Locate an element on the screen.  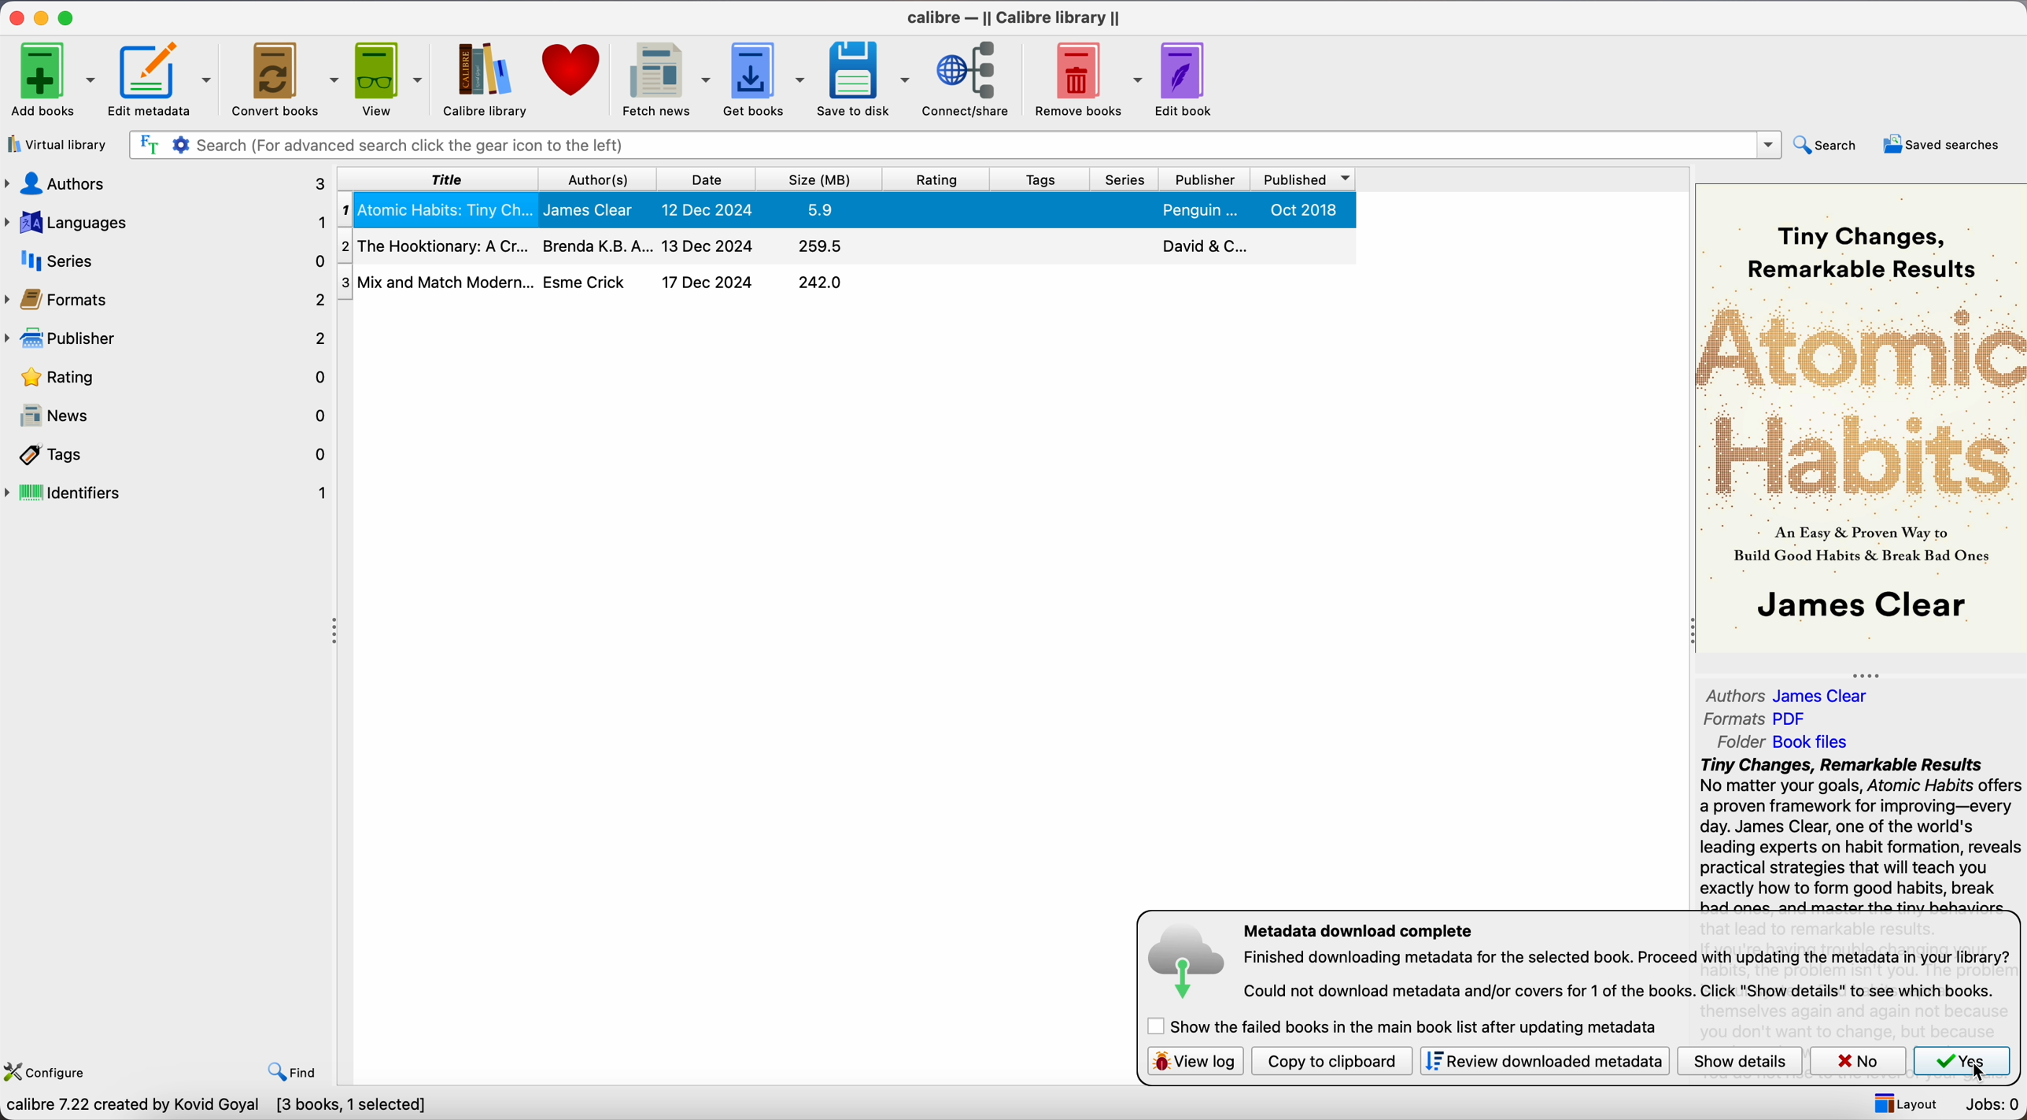
maximize app is located at coordinates (69, 17).